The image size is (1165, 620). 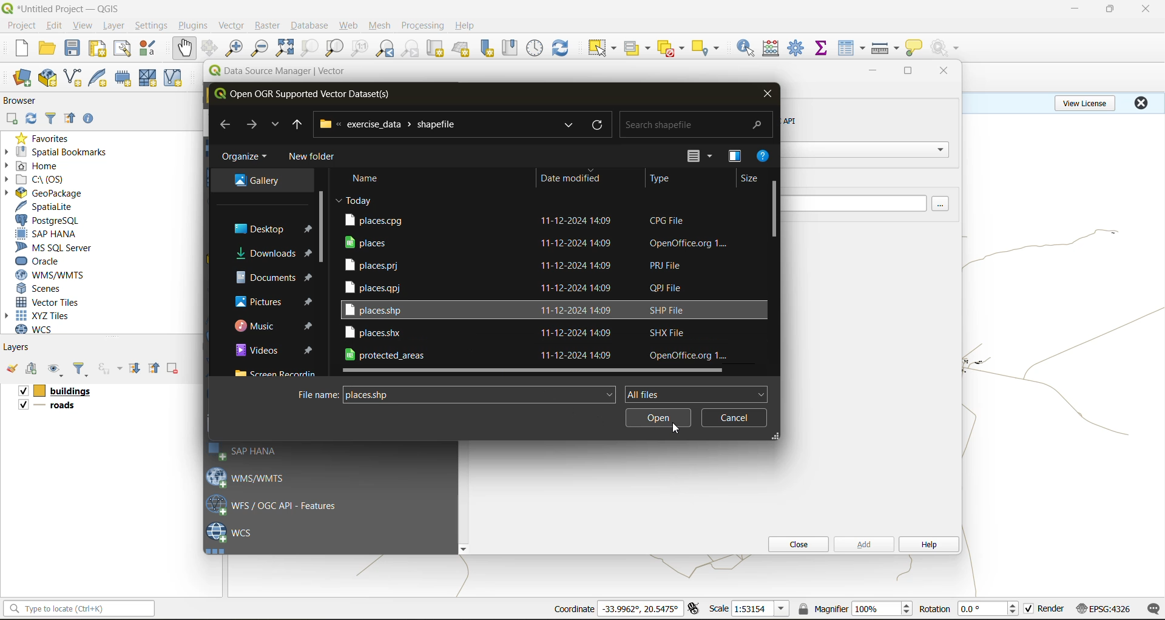 I want to click on postgresql, so click(x=47, y=221).